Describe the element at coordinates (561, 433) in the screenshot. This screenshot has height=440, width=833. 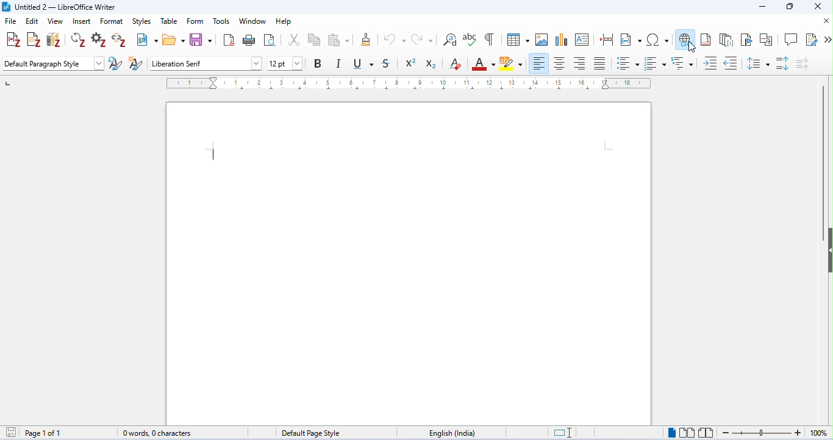
I see `standard selection` at that location.